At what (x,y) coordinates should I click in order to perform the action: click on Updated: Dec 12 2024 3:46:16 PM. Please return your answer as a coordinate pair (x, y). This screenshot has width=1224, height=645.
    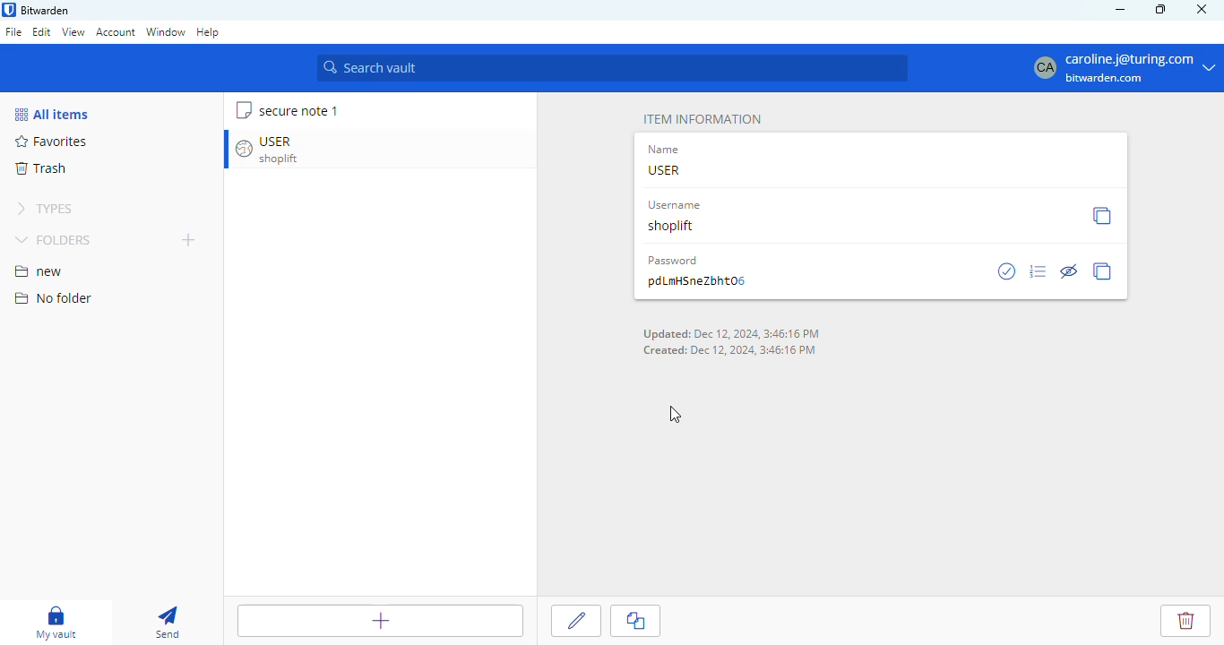
    Looking at the image, I should click on (731, 334).